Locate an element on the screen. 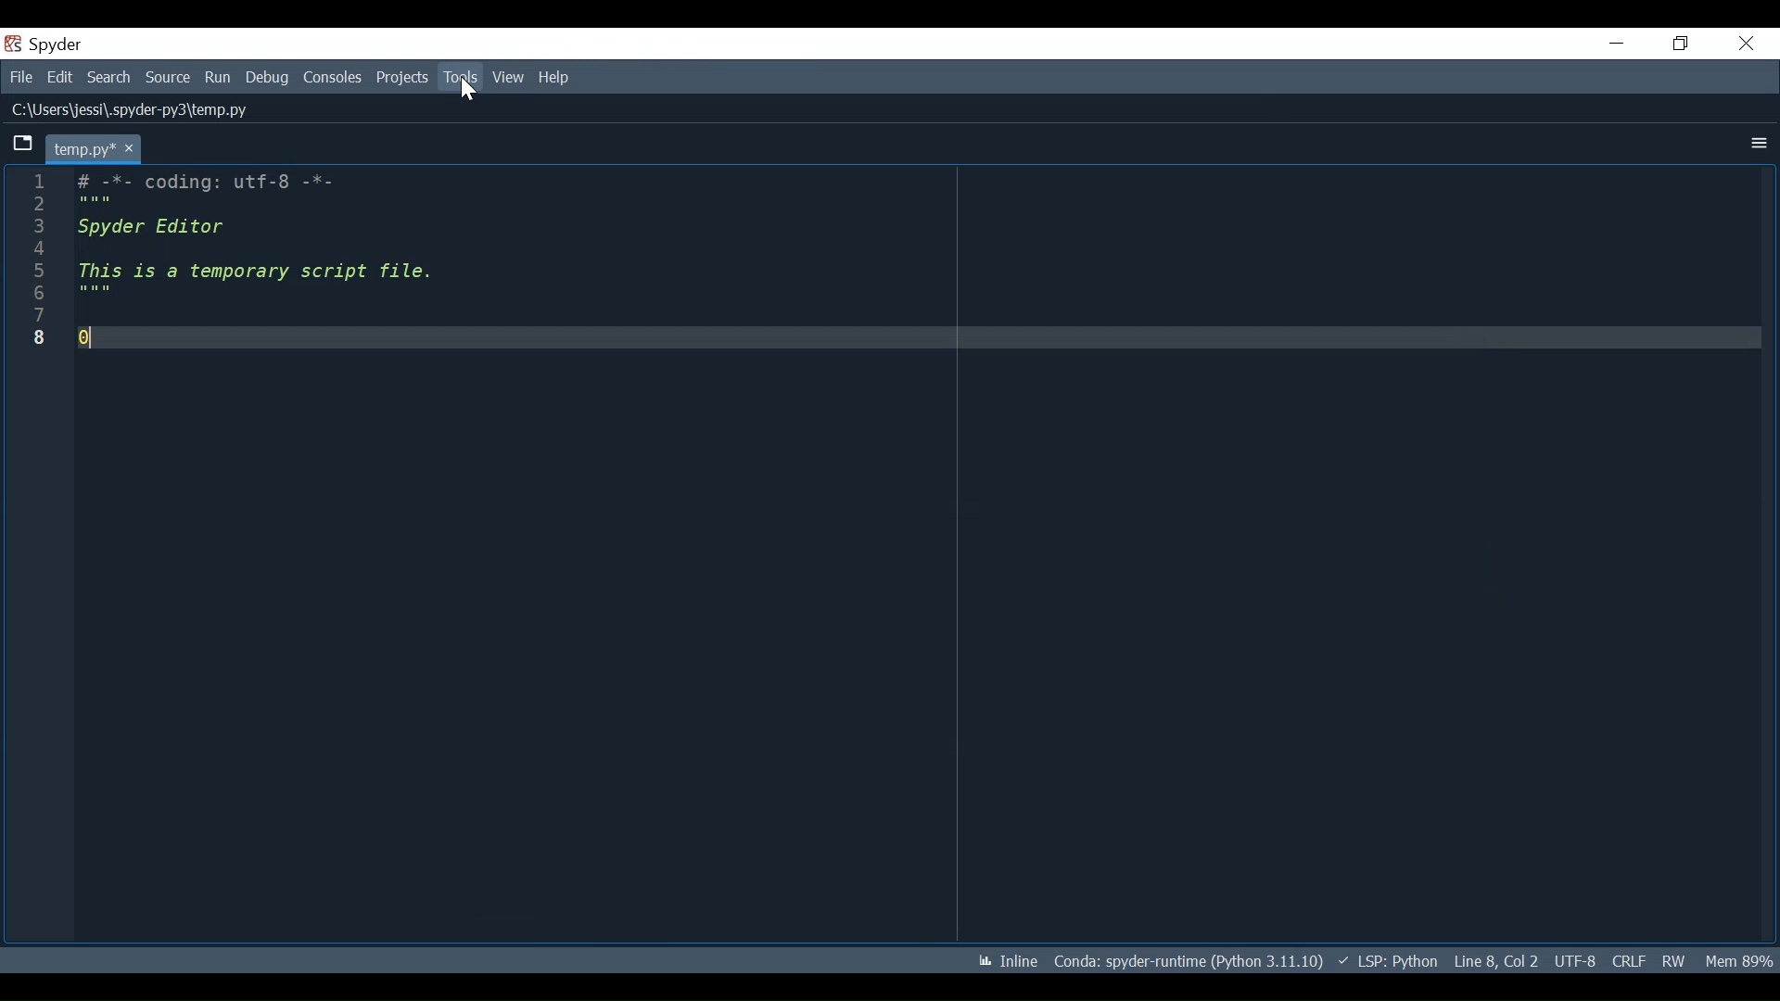 The image size is (1780, 1001). File EQL Status is located at coordinates (1631, 960).